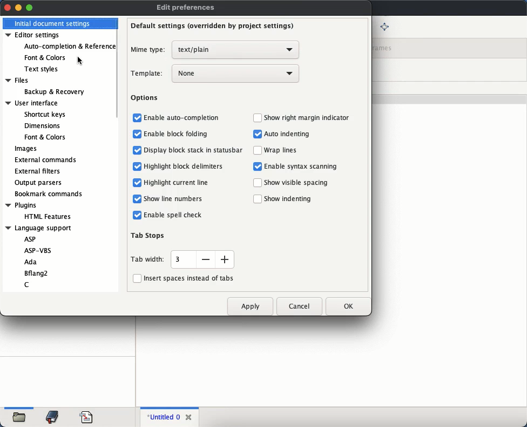  What do you see at coordinates (30, 8) in the screenshot?
I see `maximize` at bounding box center [30, 8].